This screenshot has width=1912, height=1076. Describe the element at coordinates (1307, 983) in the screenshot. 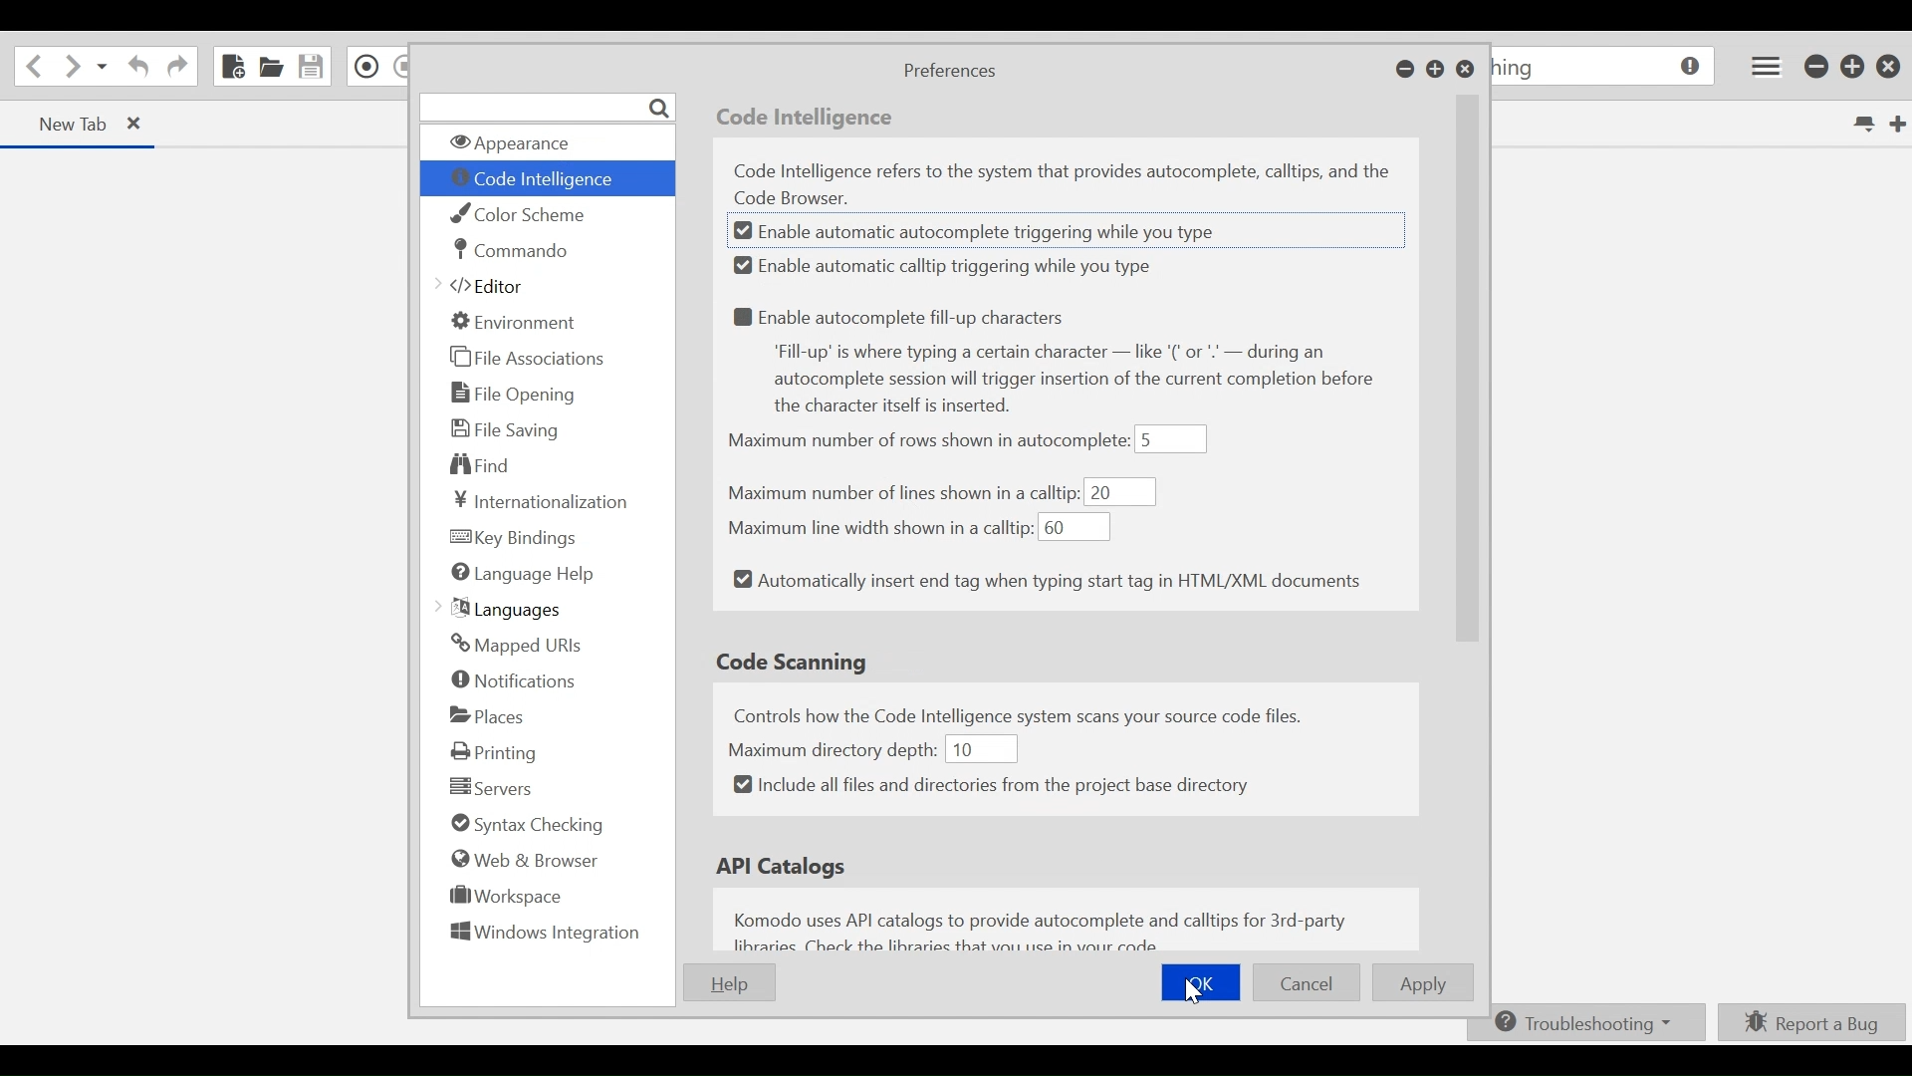

I see `Cancel` at that location.